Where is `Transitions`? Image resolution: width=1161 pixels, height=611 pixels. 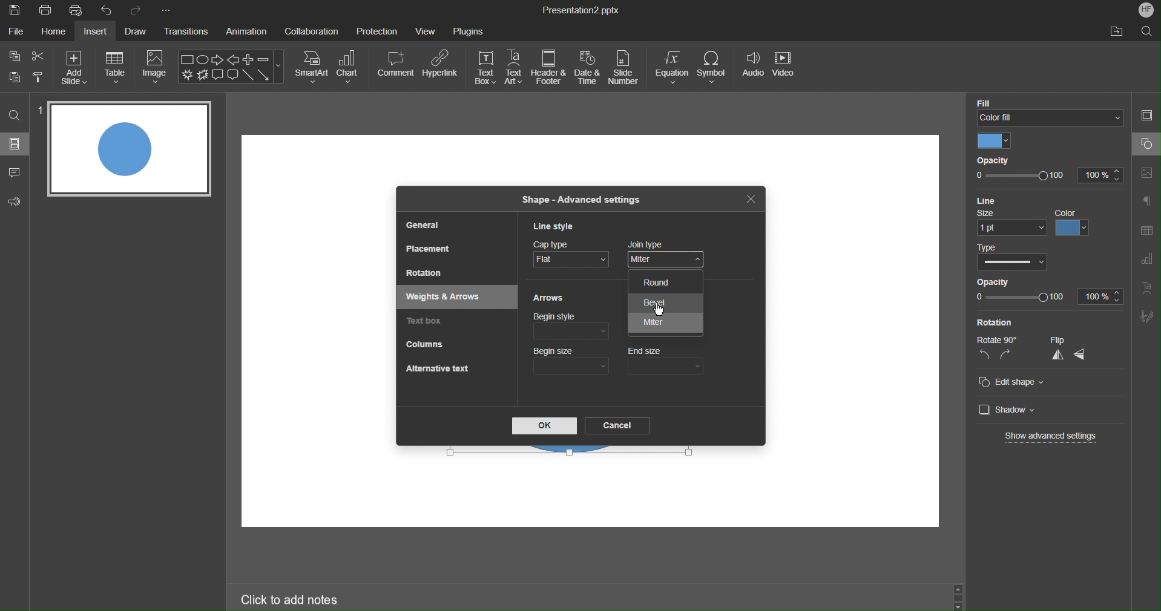
Transitions is located at coordinates (188, 33).